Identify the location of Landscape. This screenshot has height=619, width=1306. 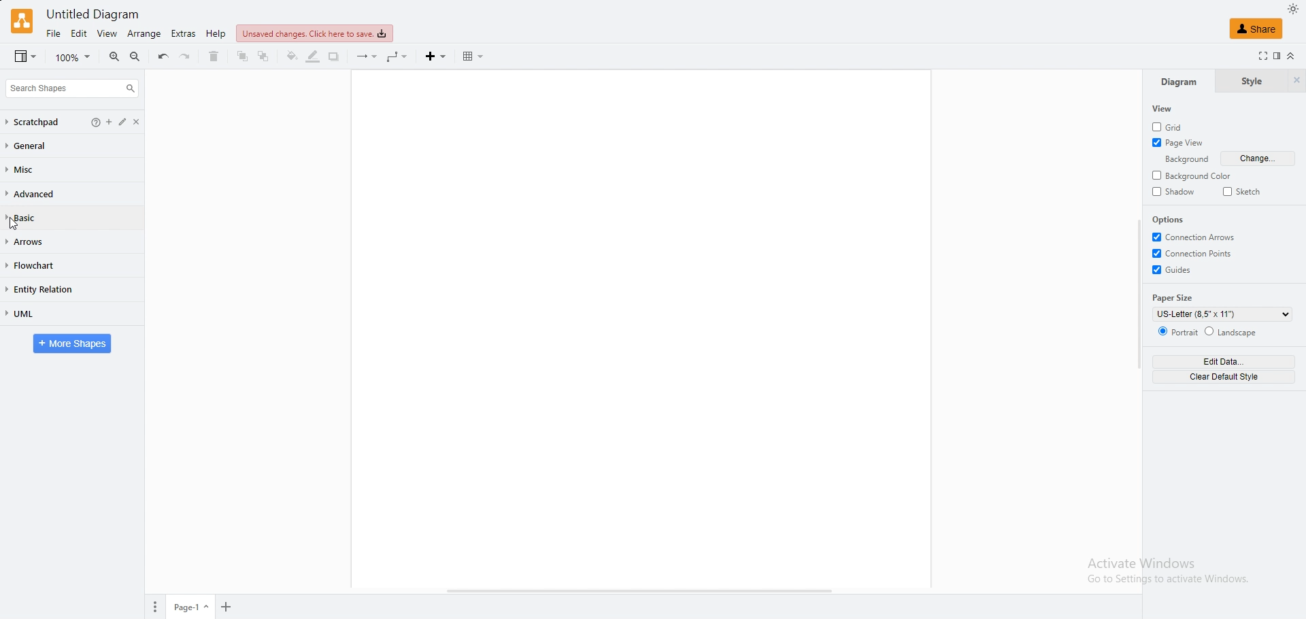
(1231, 331).